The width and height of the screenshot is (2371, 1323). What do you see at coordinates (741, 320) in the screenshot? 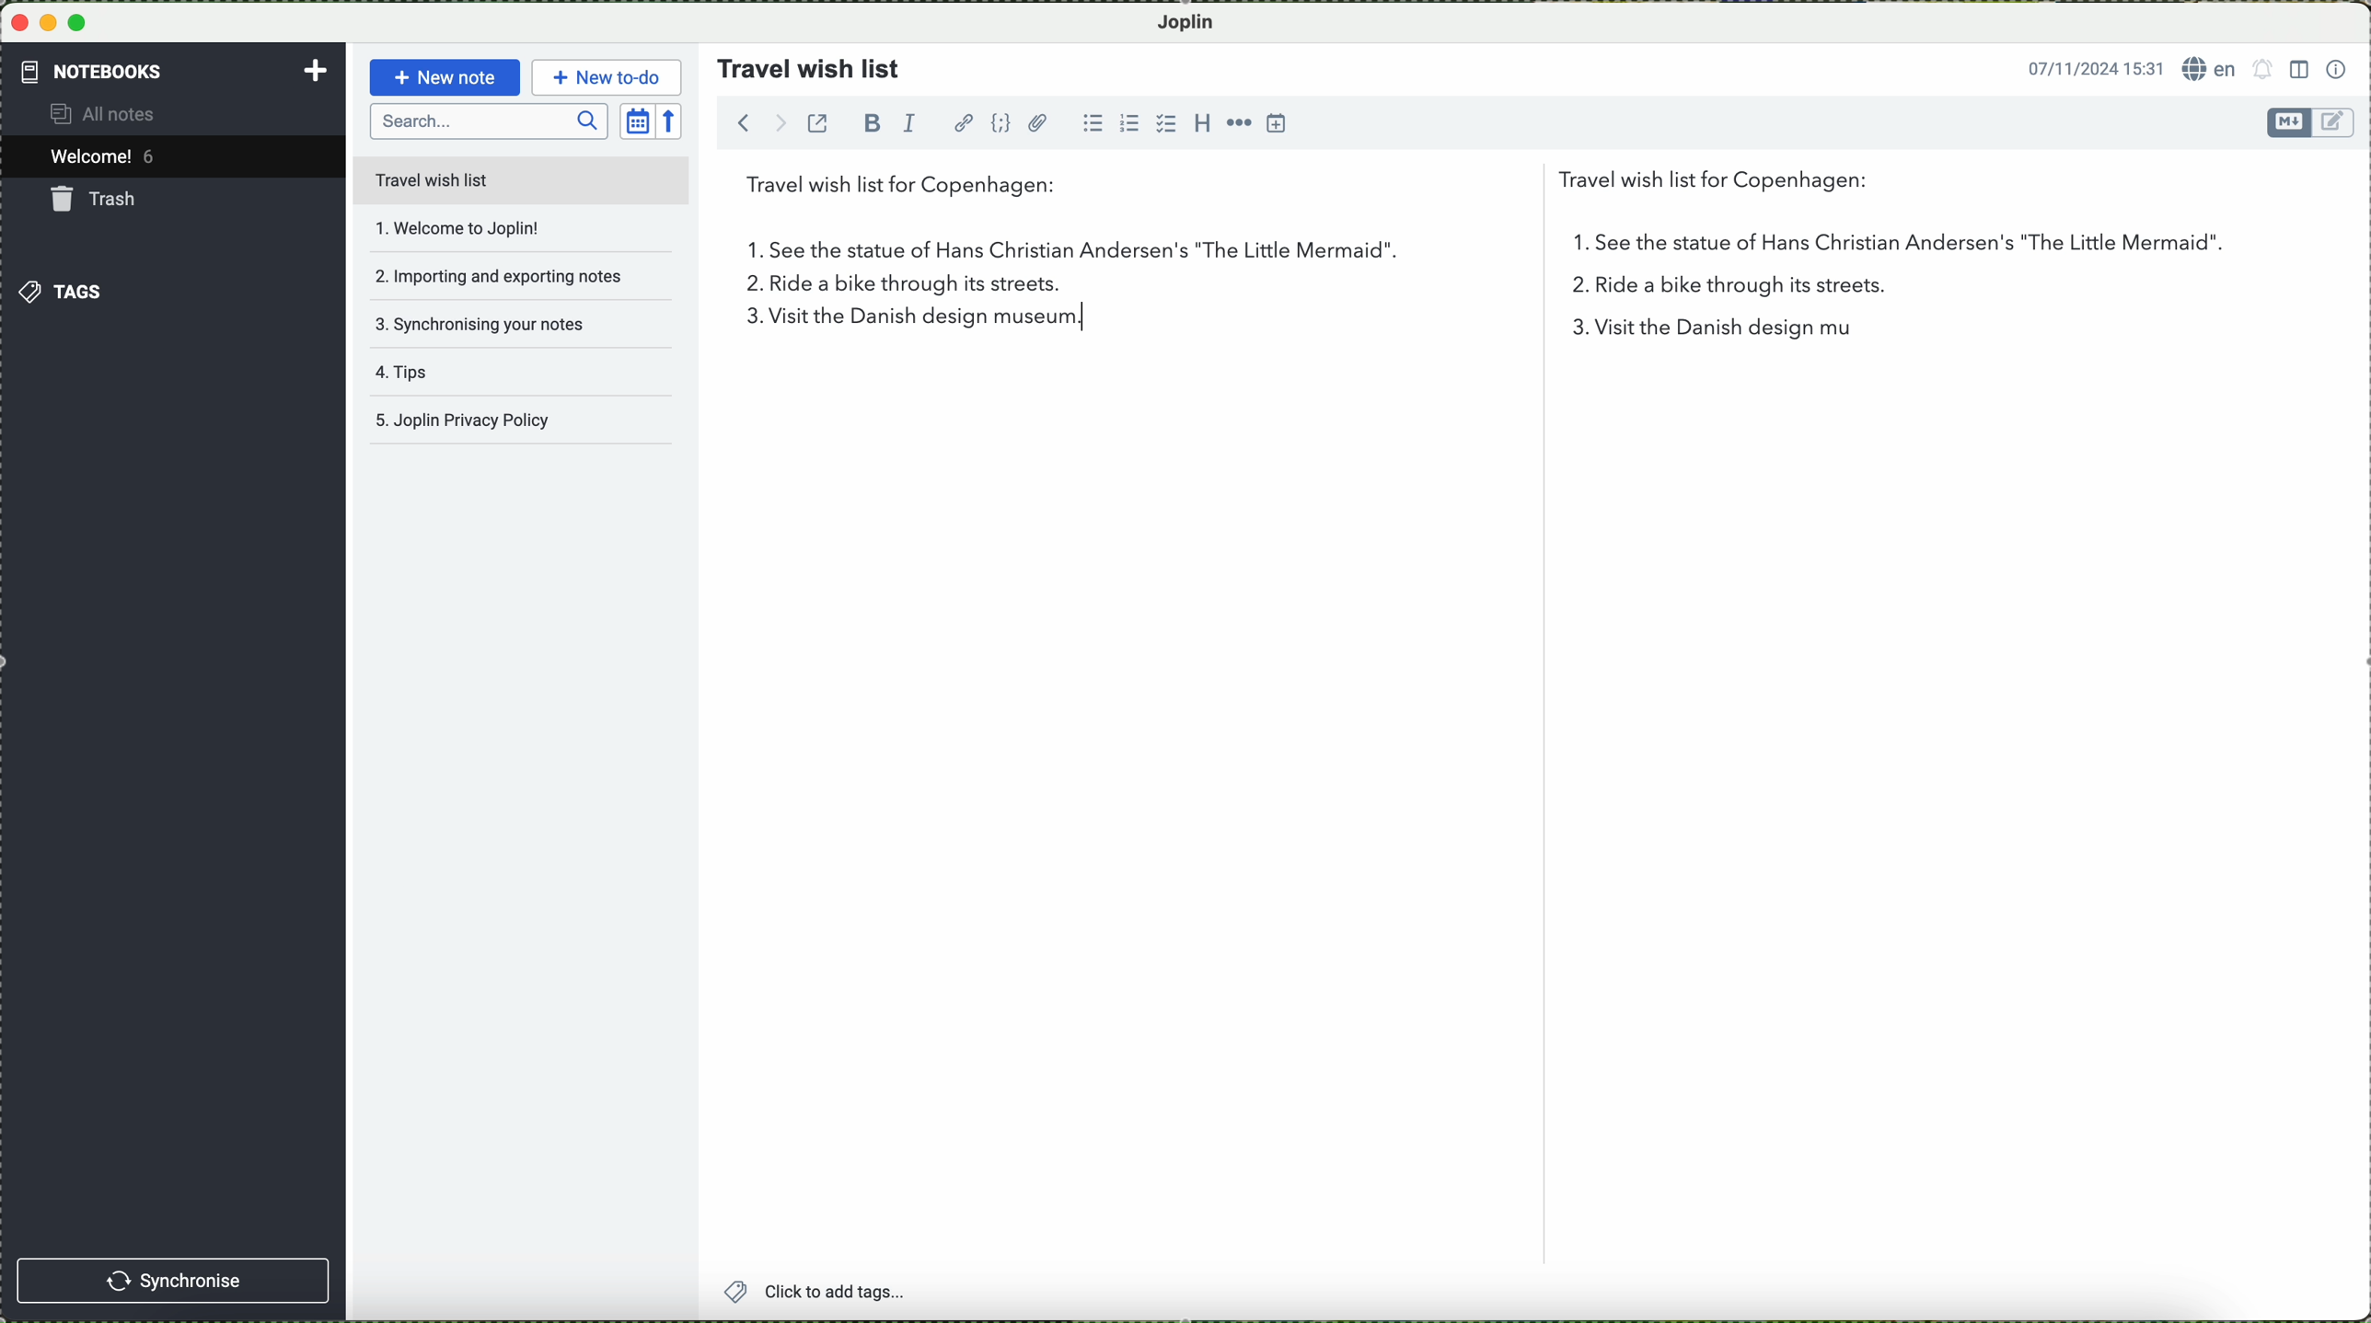
I see `3 on the list` at bounding box center [741, 320].